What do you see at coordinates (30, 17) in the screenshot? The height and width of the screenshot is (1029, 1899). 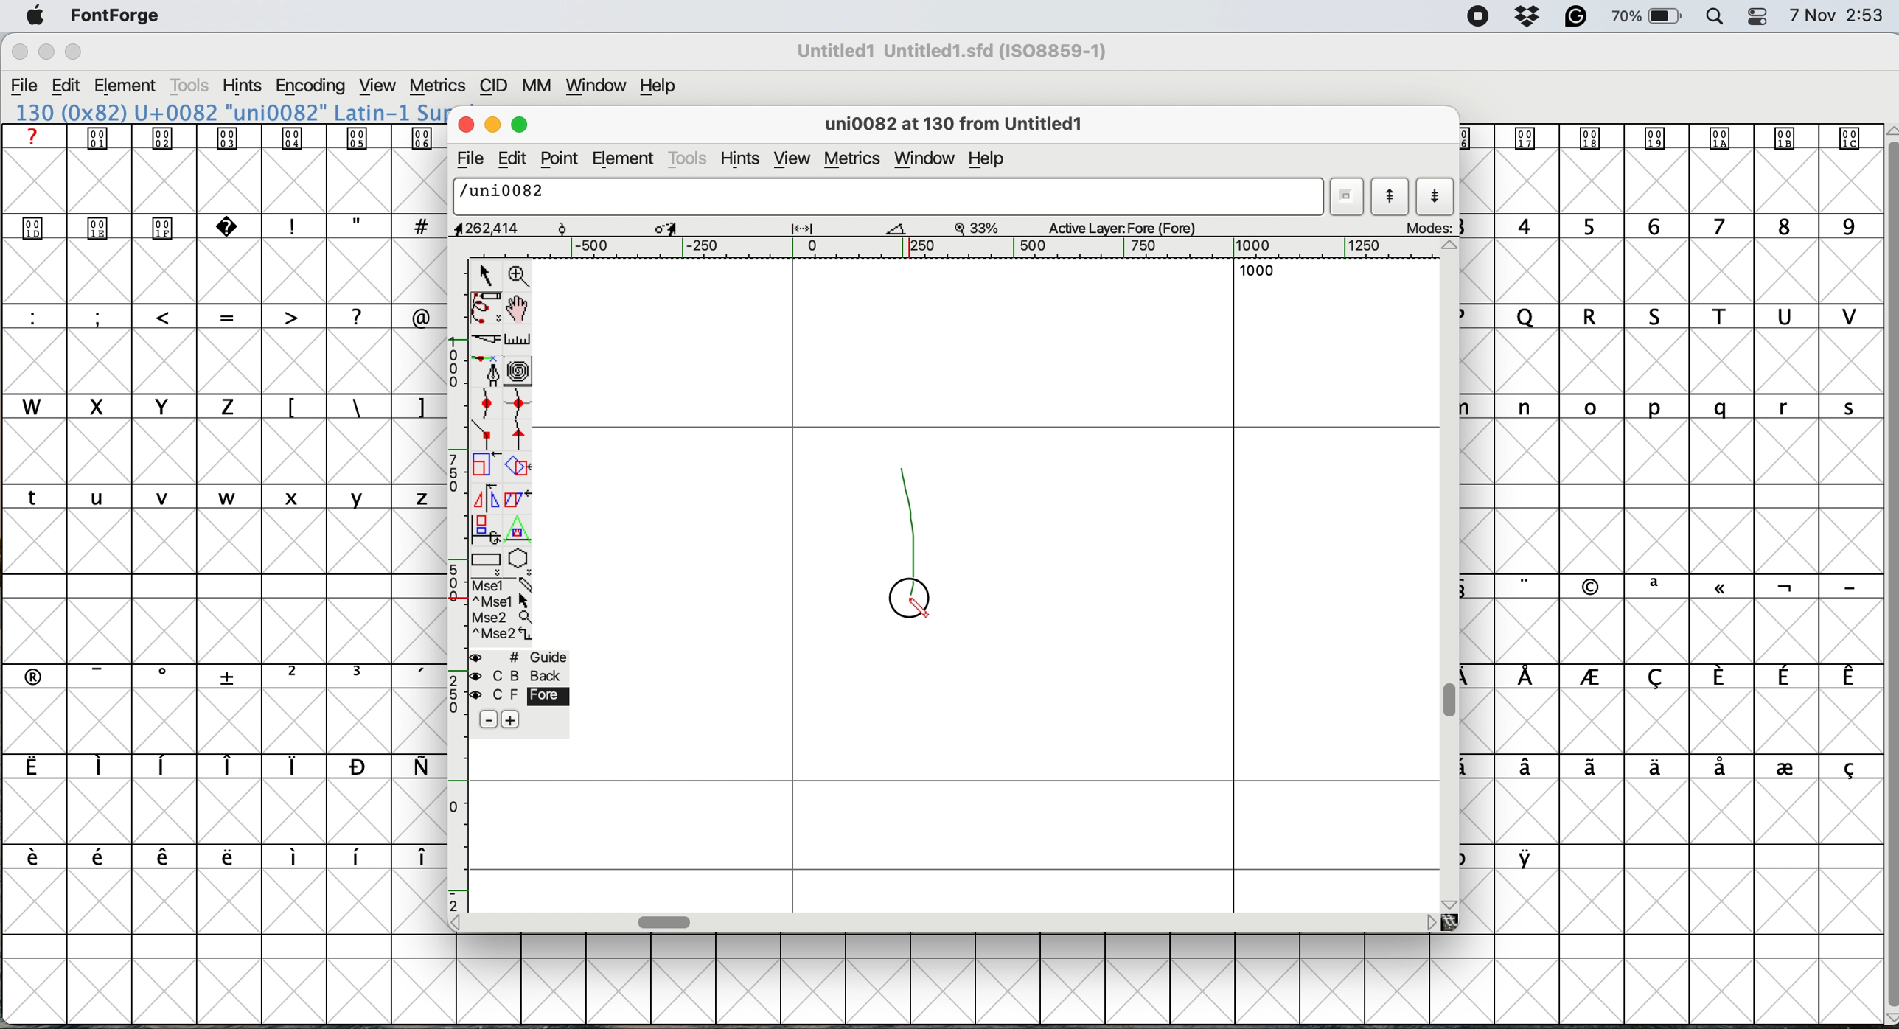 I see `system logo` at bounding box center [30, 17].